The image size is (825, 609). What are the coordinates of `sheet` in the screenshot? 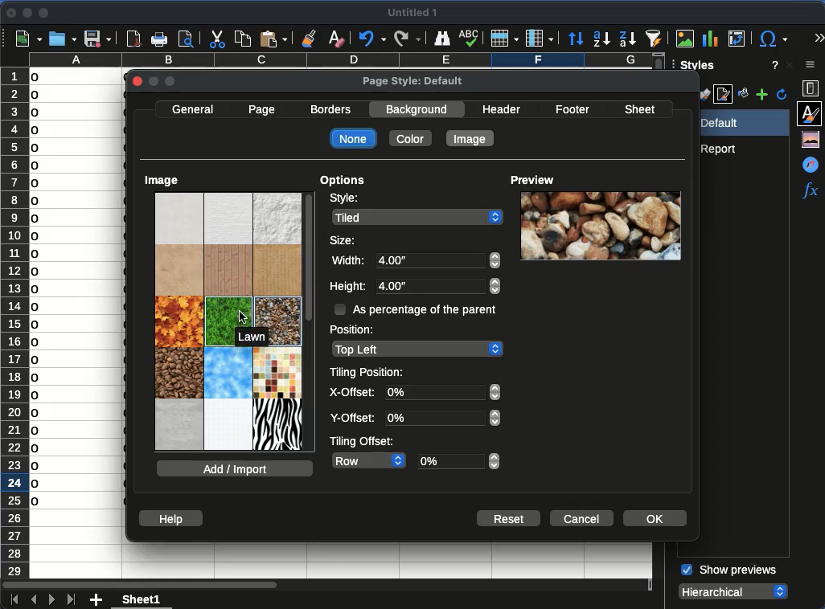 It's located at (642, 108).